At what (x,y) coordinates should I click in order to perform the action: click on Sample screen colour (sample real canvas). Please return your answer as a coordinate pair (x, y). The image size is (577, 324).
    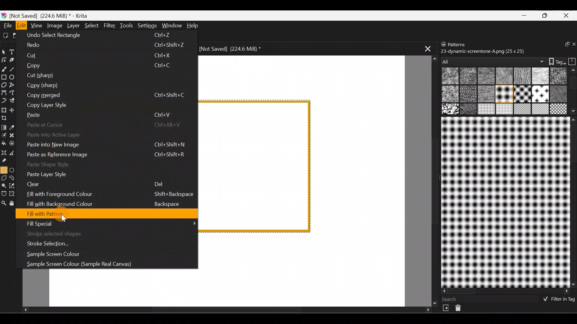
    Looking at the image, I should click on (99, 263).